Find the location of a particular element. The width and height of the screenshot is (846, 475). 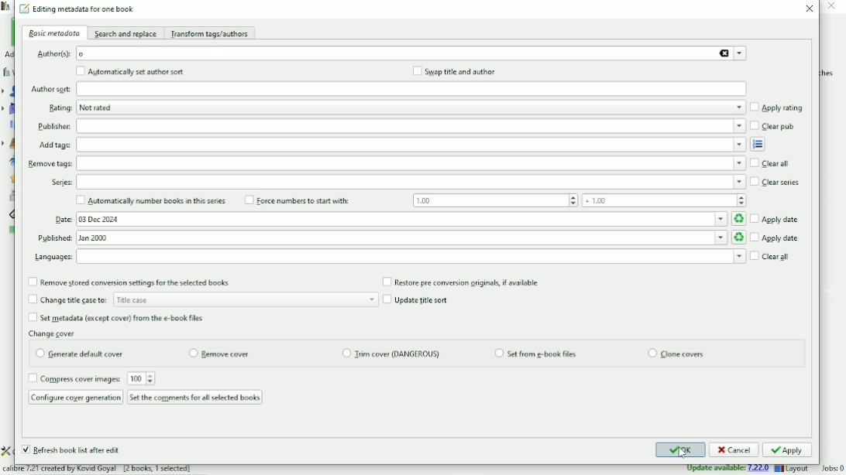

Swap title and author is located at coordinates (454, 71).